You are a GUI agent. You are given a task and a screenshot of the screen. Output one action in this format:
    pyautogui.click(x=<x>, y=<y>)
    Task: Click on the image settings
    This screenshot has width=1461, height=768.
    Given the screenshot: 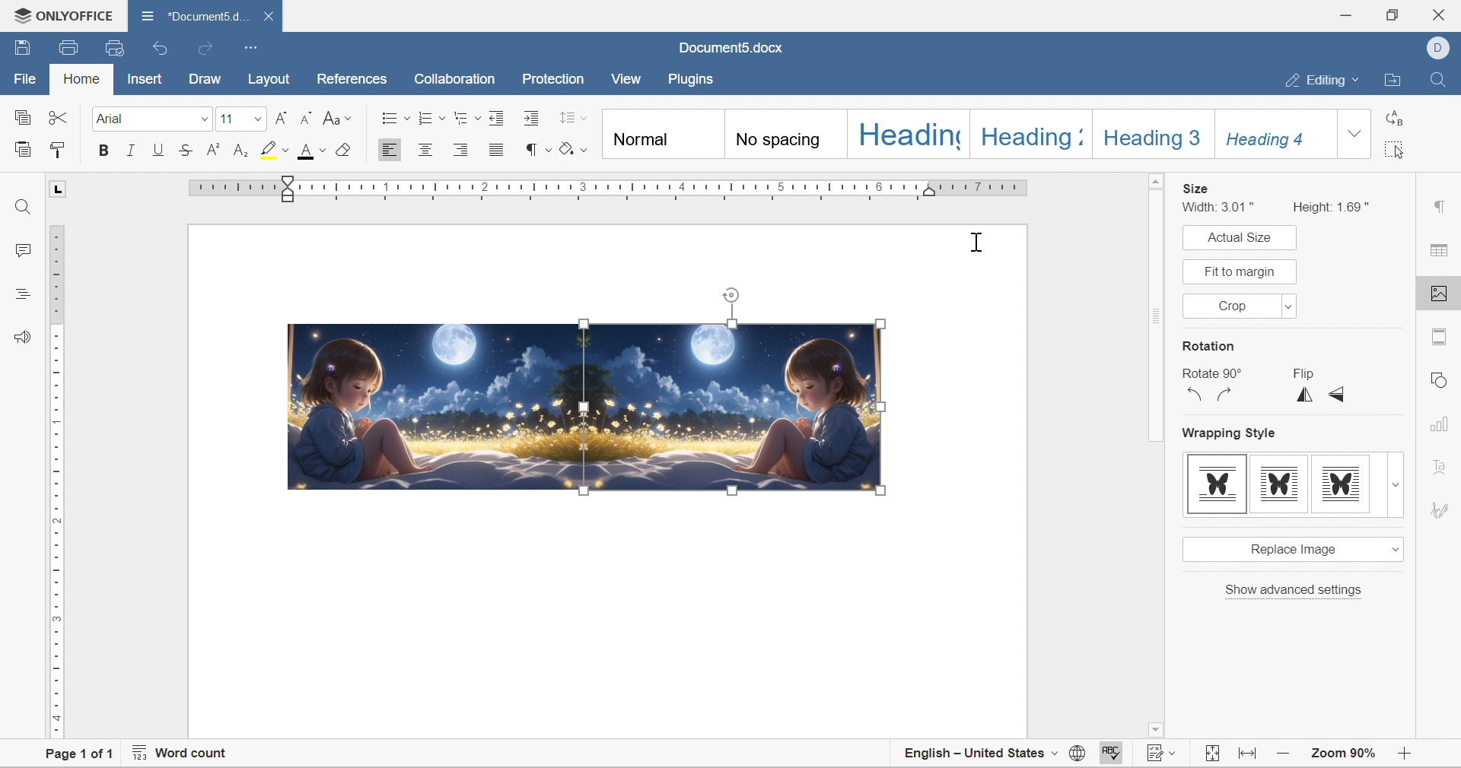 What is the action you would take?
    pyautogui.click(x=1441, y=294)
    